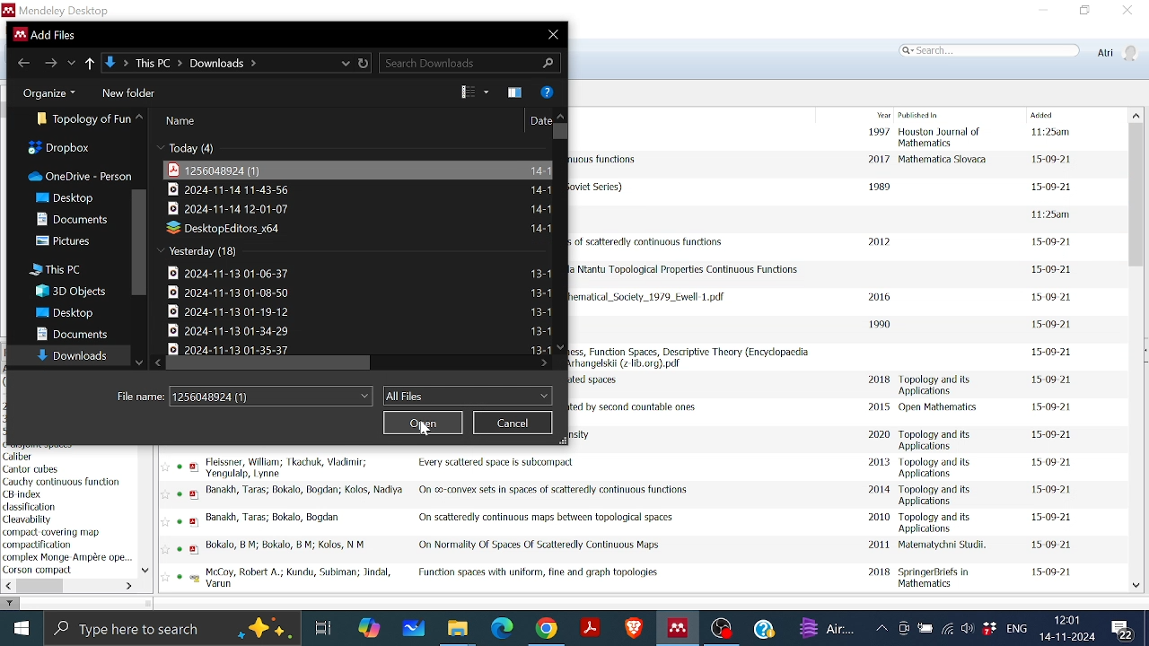 The image size is (1149, 646). Describe the element at coordinates (591, 627) in the screenshot. I see `Adobe reader` at that location.